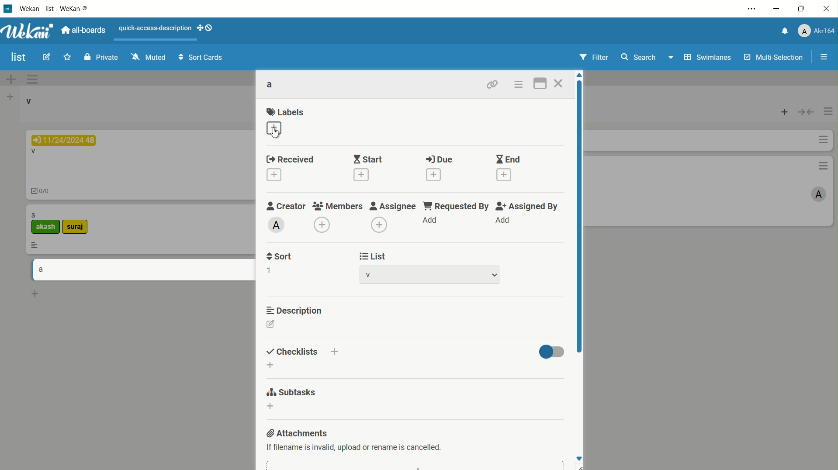 This screenshot has height=470, width=838. I want to click on sort cards, so click(202, 58).